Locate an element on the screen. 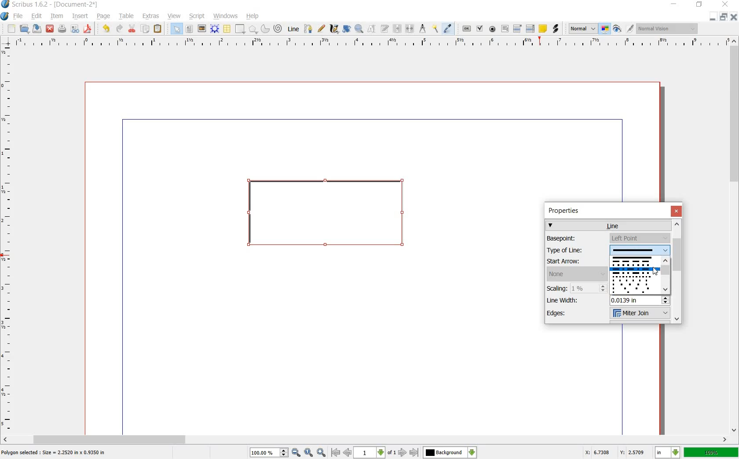 This screenshot has width=739, height=459. PAGE is located at coordinates (103, 17).